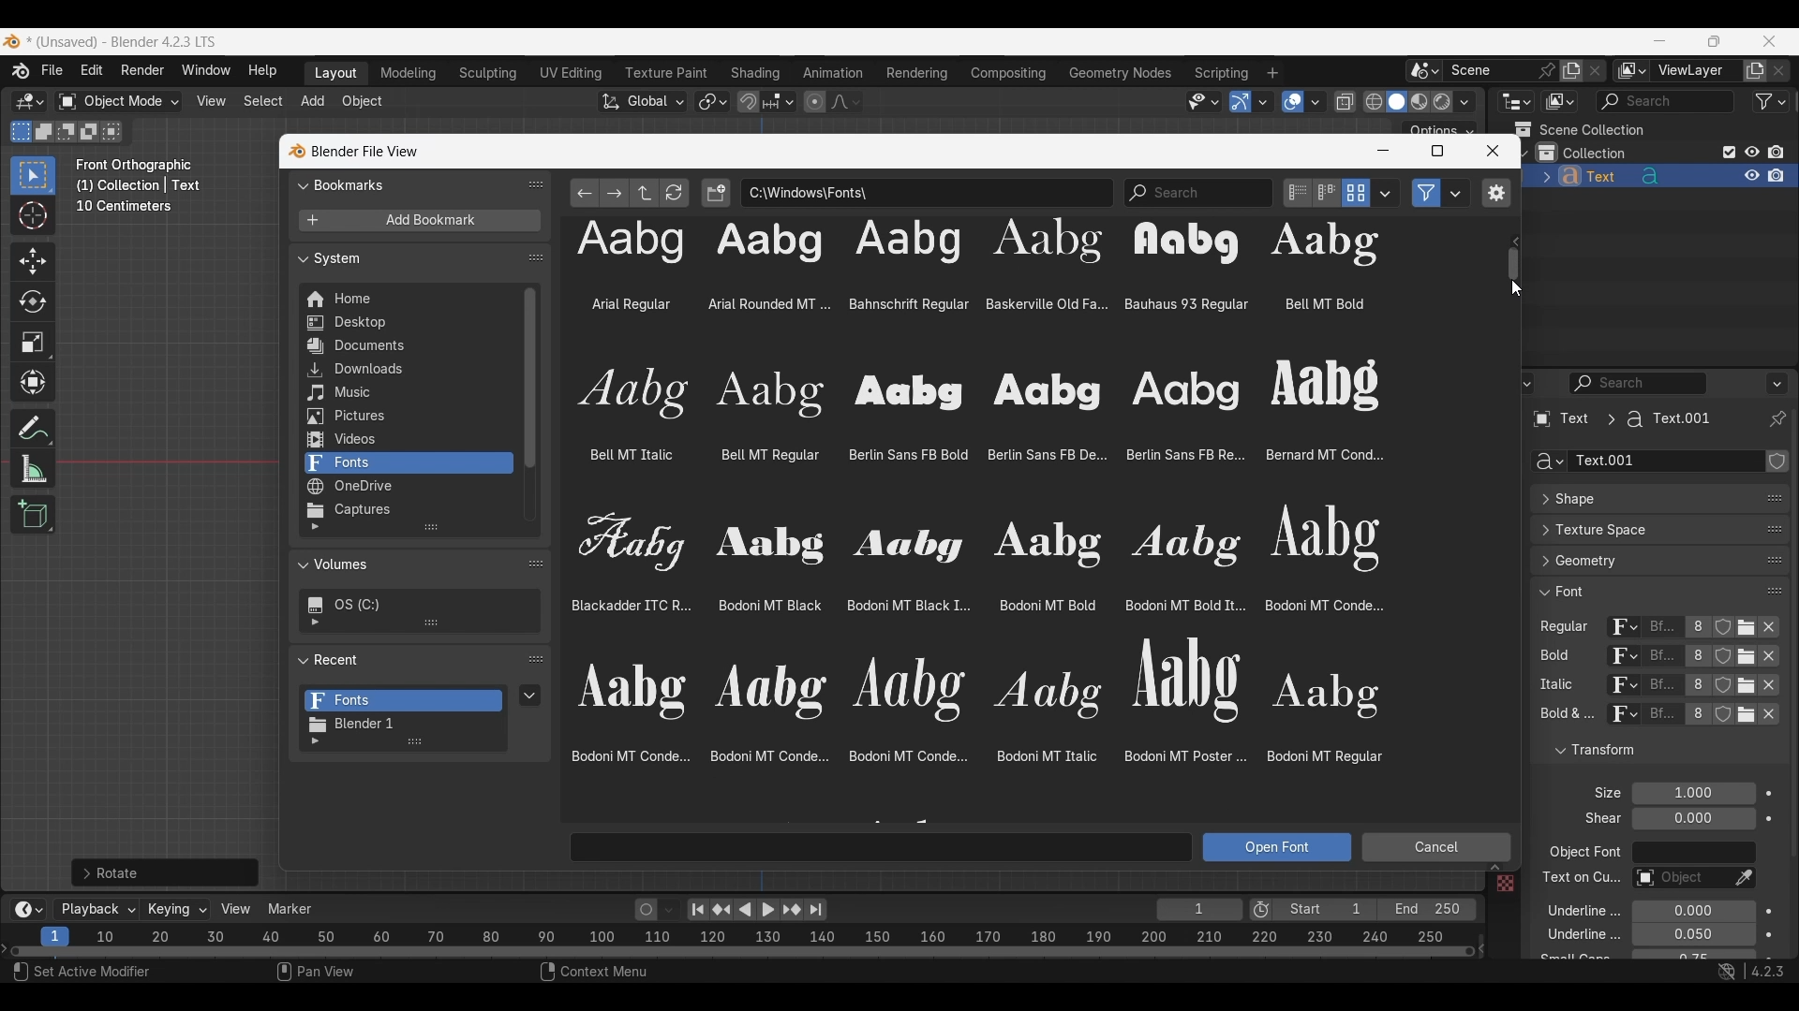 The image size is (1799, 1011). What do you see at coordinates (1641, 591) in the screenshot?
I see `Click to collapse Font` at bounding box center [1641, 591].